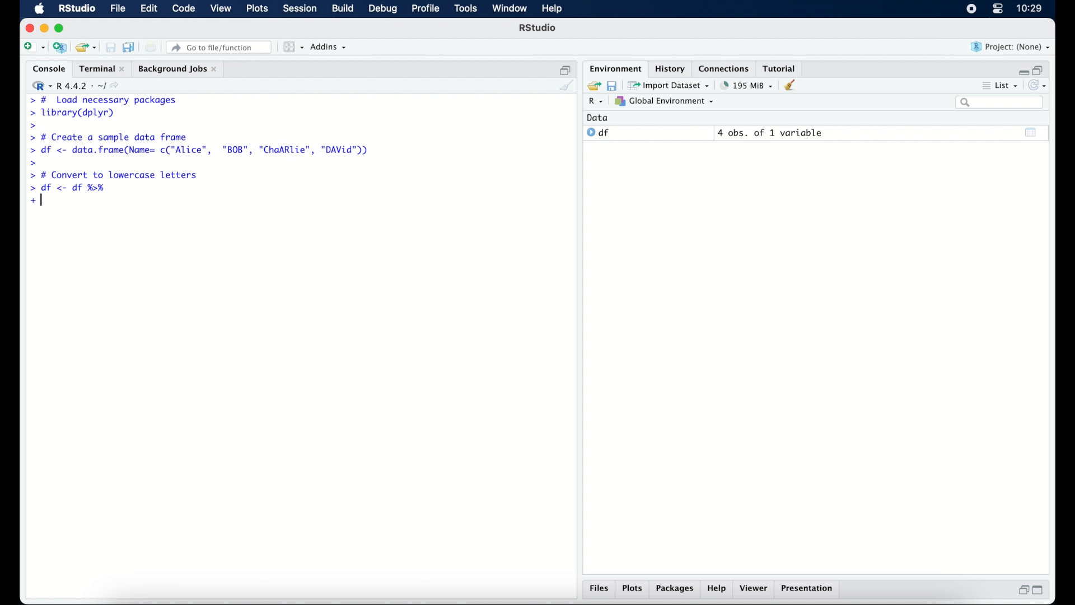 Image resolution: width=1075 pixels, height=605 pixels. I want to click on profile, so click(426, 9).